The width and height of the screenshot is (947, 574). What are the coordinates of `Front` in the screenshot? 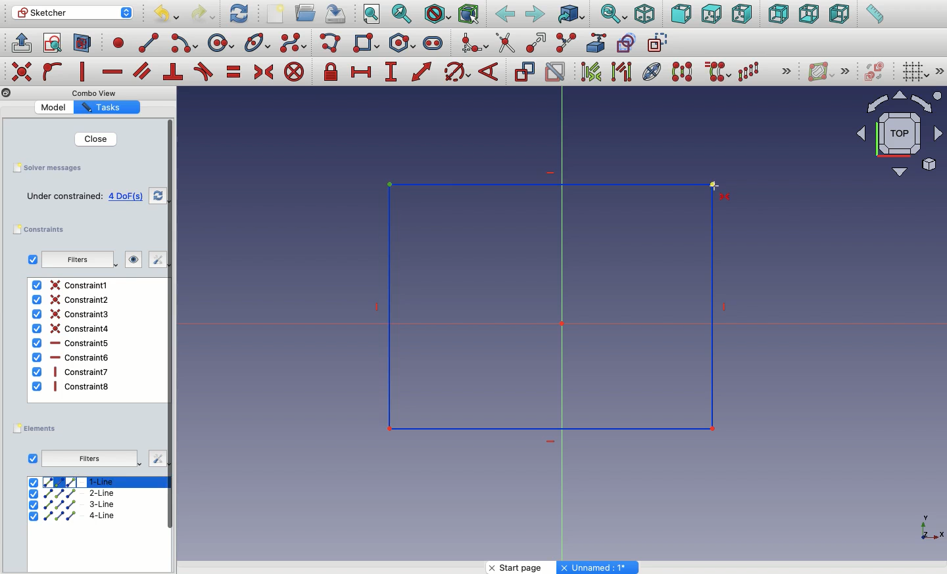 It's located at (681, 15).